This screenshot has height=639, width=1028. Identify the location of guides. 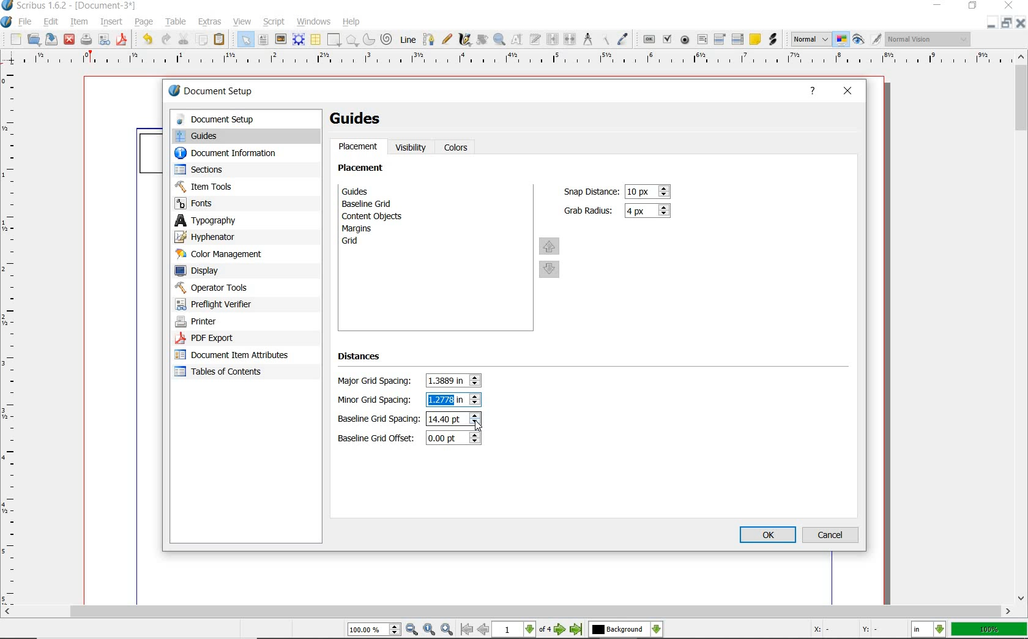
(377, 191).